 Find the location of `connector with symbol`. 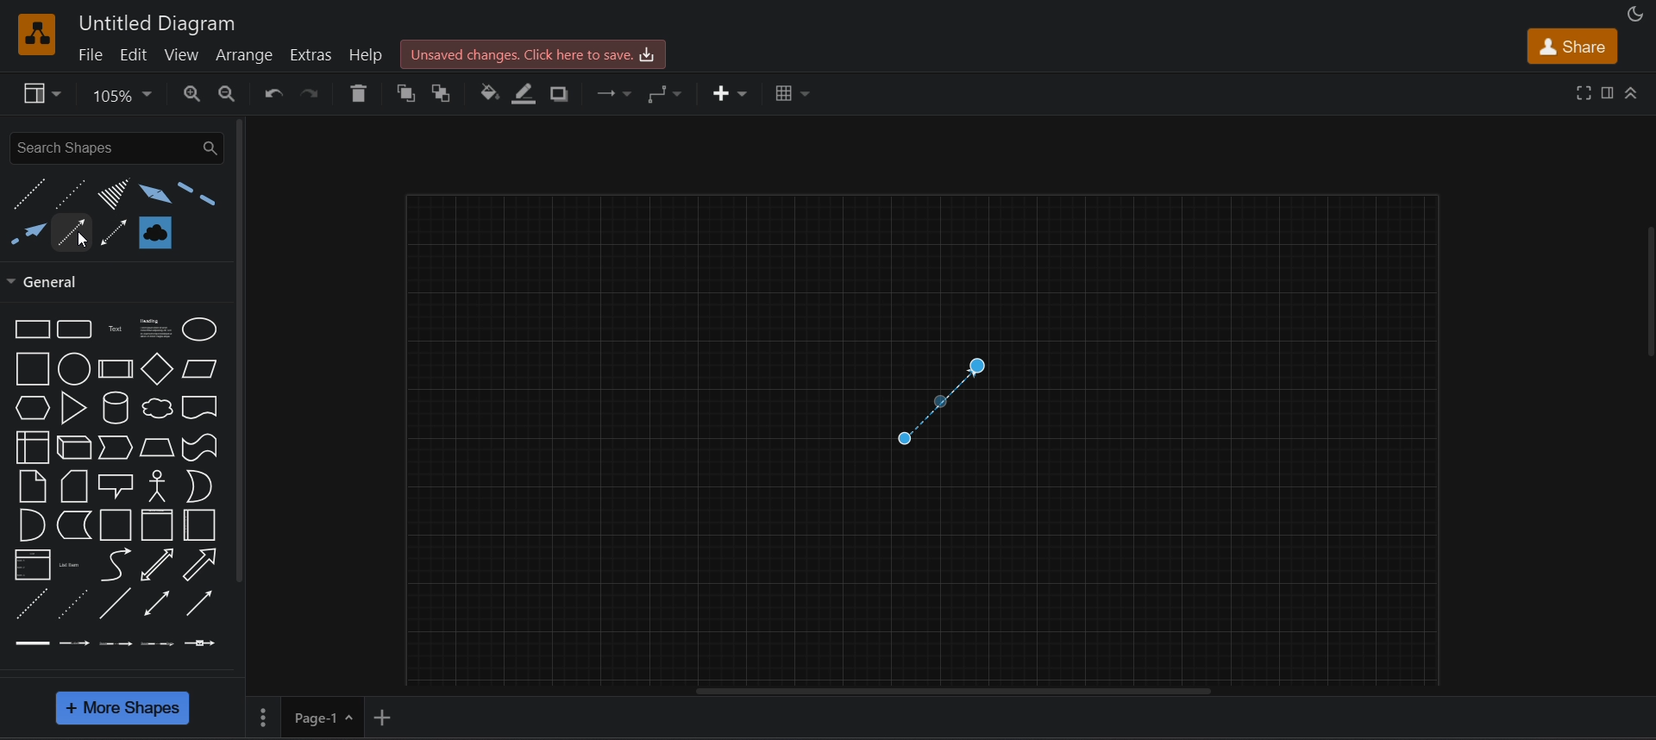

connector with symbol is located at coordinates (202, 642).